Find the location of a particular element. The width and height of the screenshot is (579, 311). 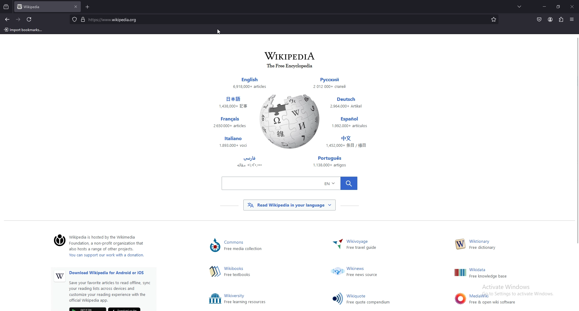

 is located at coordinates (115, 287).